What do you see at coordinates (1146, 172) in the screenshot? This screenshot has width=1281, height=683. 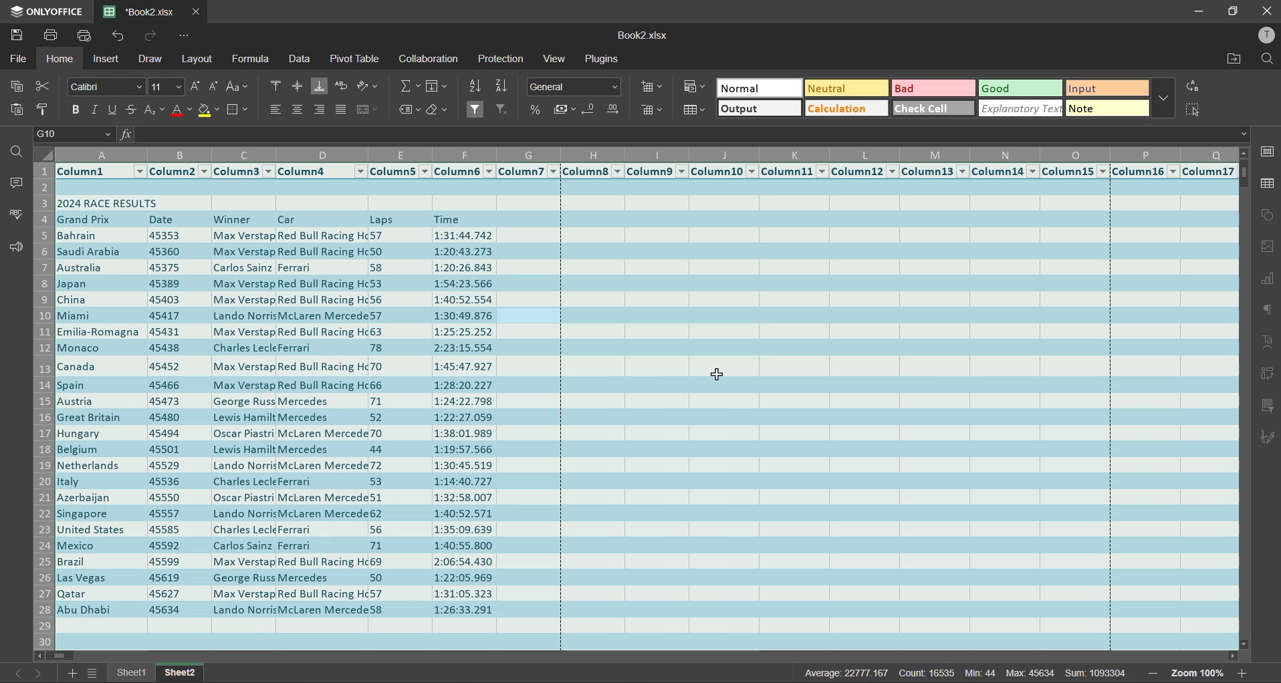 I see `Column ` at bounding box center [1146, 172].